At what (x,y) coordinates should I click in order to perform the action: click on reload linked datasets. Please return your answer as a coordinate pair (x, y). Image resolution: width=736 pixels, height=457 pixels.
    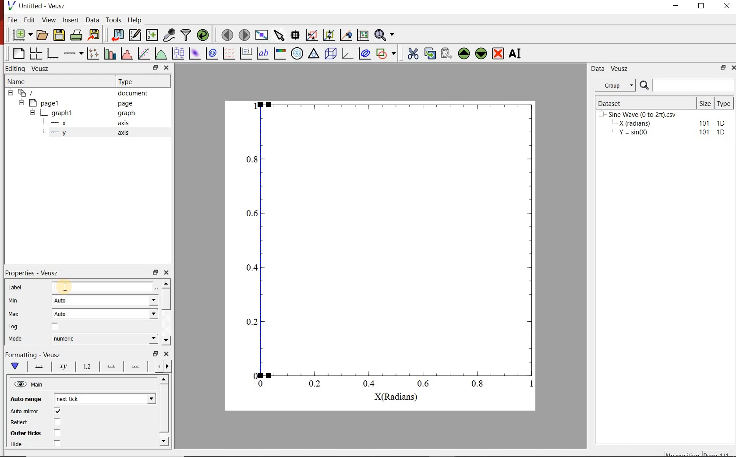
    Looking at the image, I should click on (204, 35).